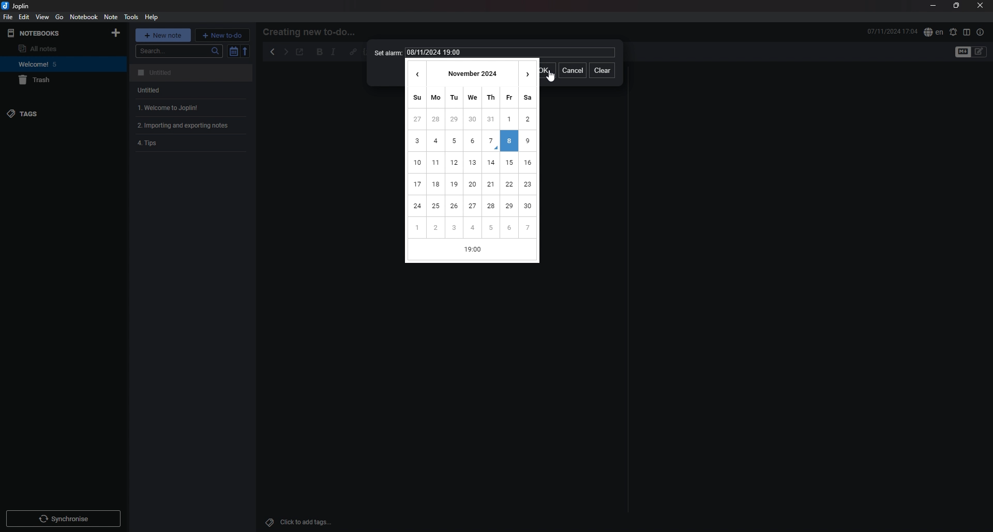 The image size is (993, 532). Describe the element at coordinates (163, 34) in the screenshot. I see `new note` at that location.